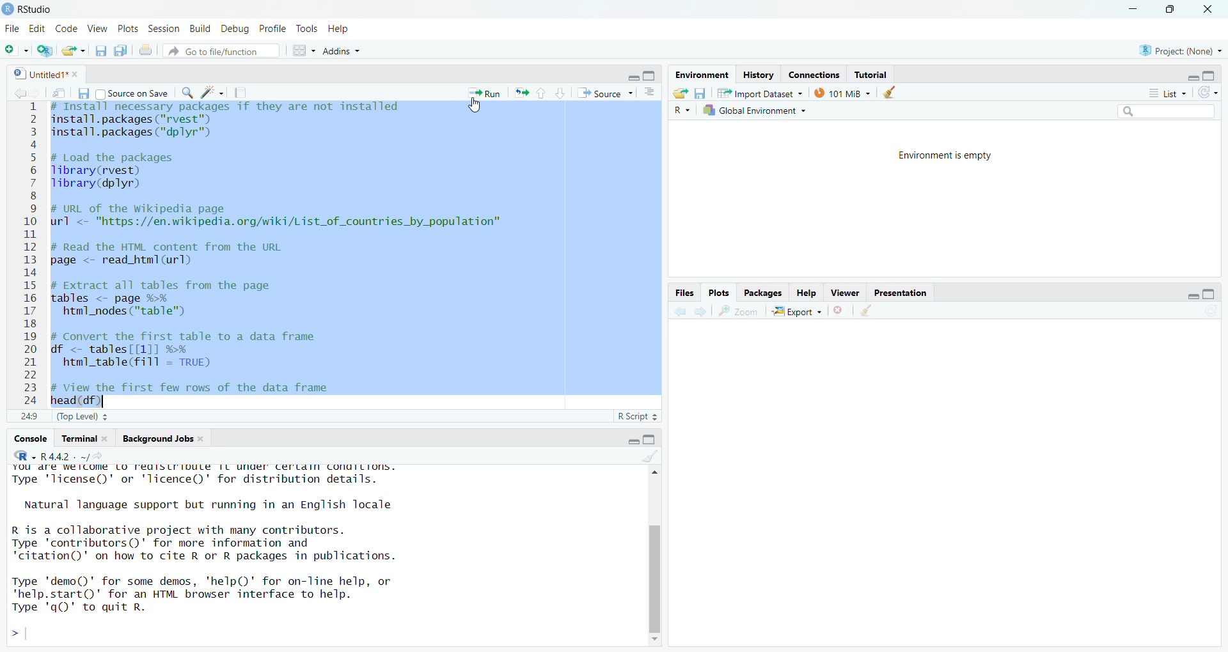 The image size is (1228, 652). I want to click on print, so click(145, 50).